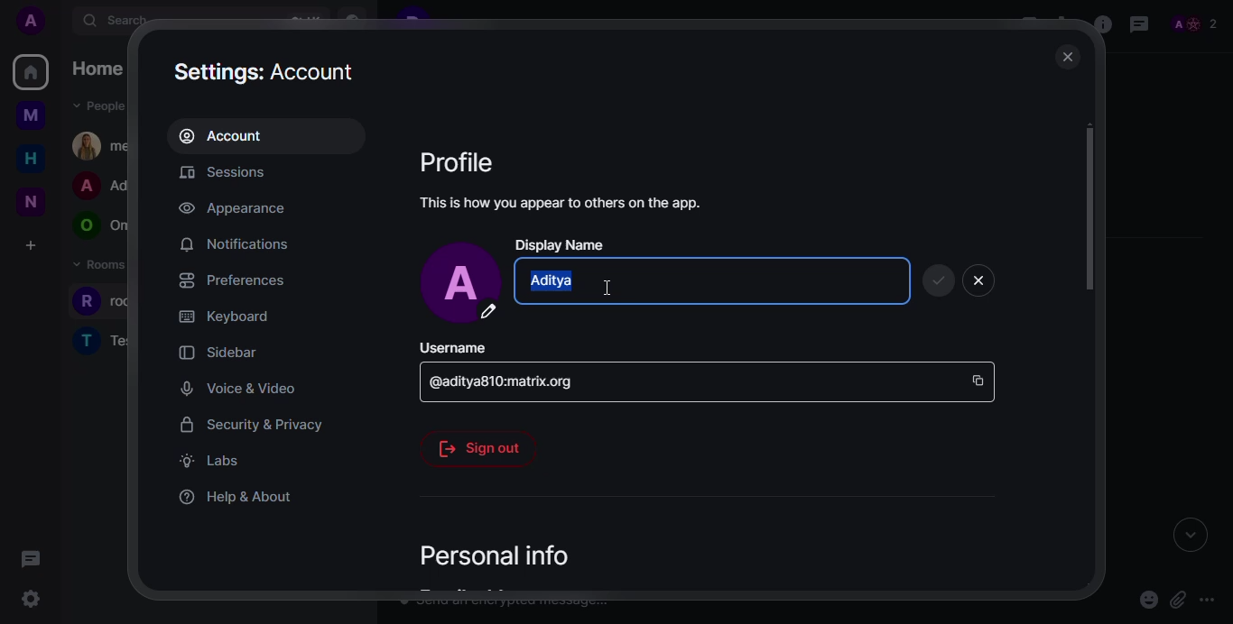 The image size is (1233, 624). What do you see at coordinates (617, 292) in the screenshot?
I see `cursor` at bounding box center [617, 292].